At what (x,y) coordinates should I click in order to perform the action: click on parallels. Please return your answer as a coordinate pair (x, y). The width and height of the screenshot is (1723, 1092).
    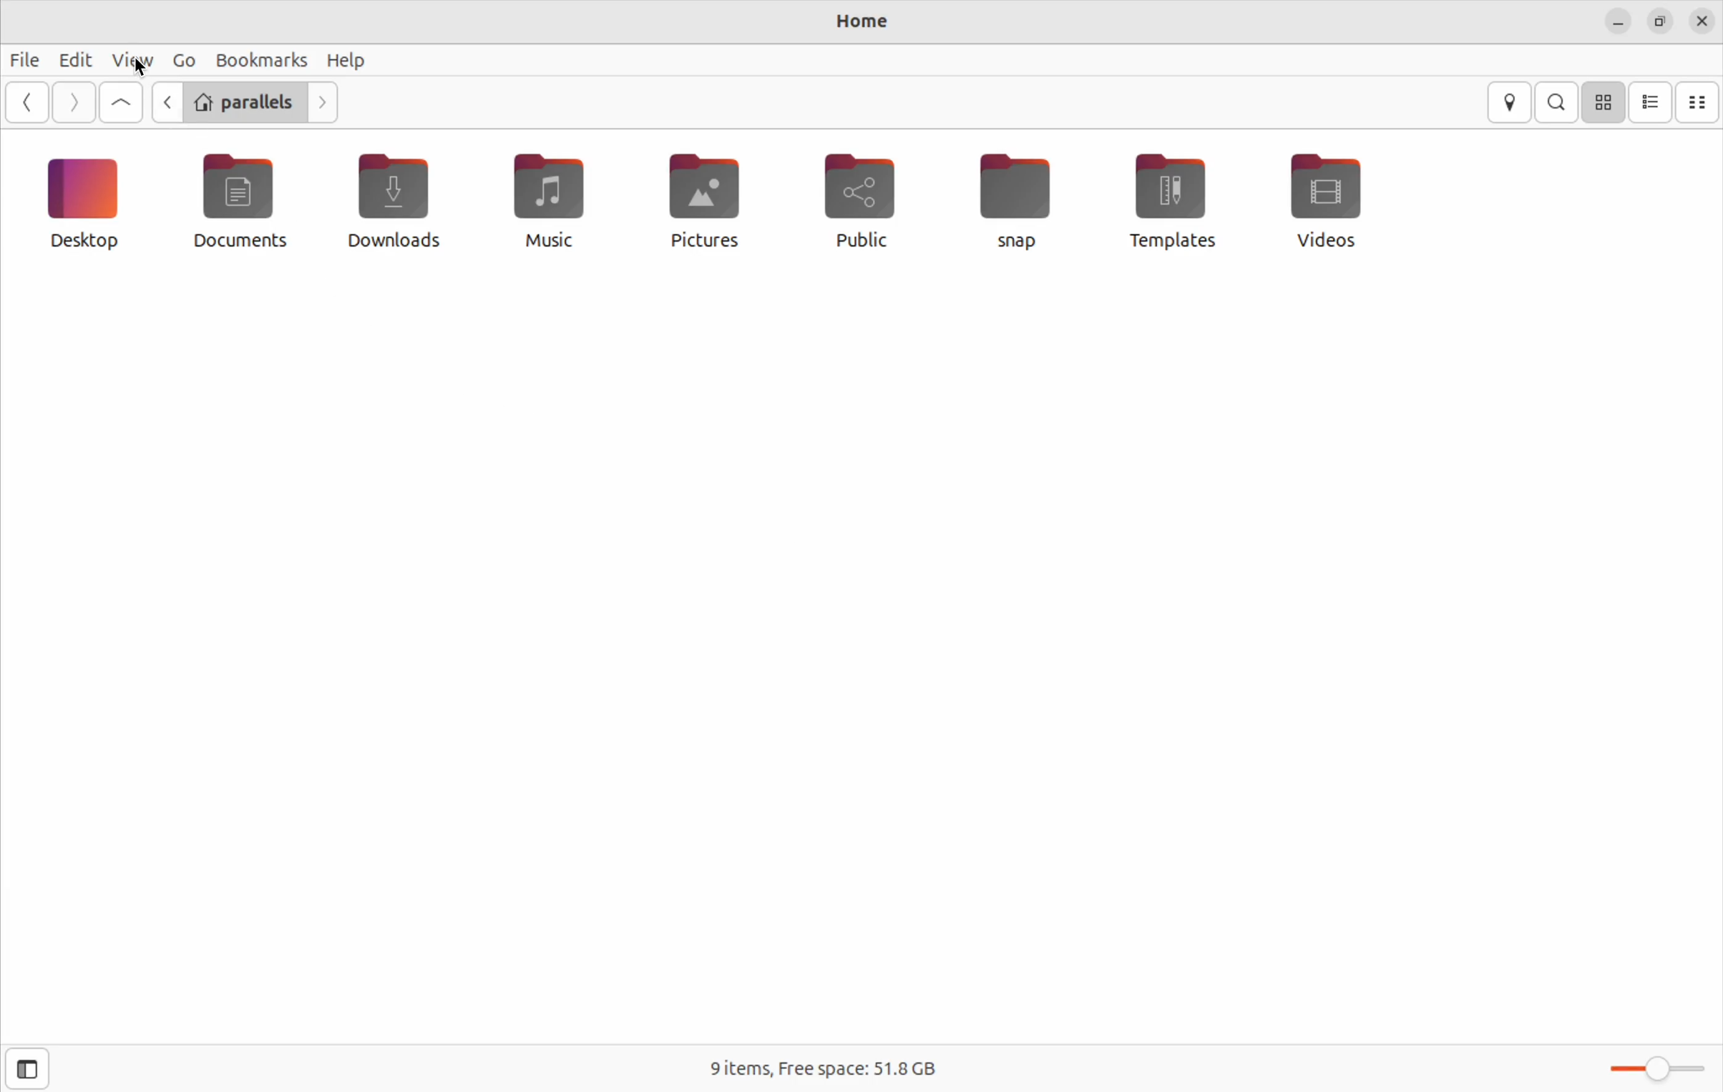
    Looking at the image, I should click on (246, 103).